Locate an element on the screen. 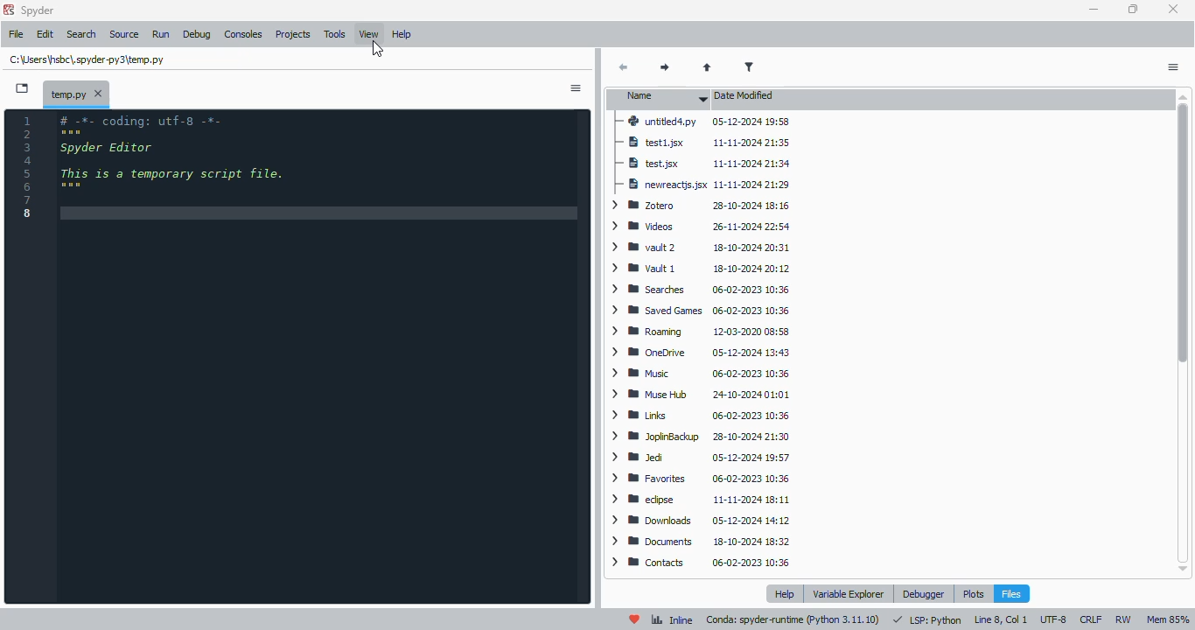  back is located at coordinates (625, 67).